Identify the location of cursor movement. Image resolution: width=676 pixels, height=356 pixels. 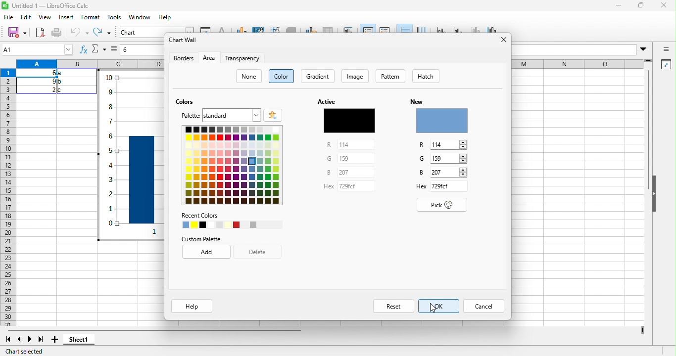
(436, 310).